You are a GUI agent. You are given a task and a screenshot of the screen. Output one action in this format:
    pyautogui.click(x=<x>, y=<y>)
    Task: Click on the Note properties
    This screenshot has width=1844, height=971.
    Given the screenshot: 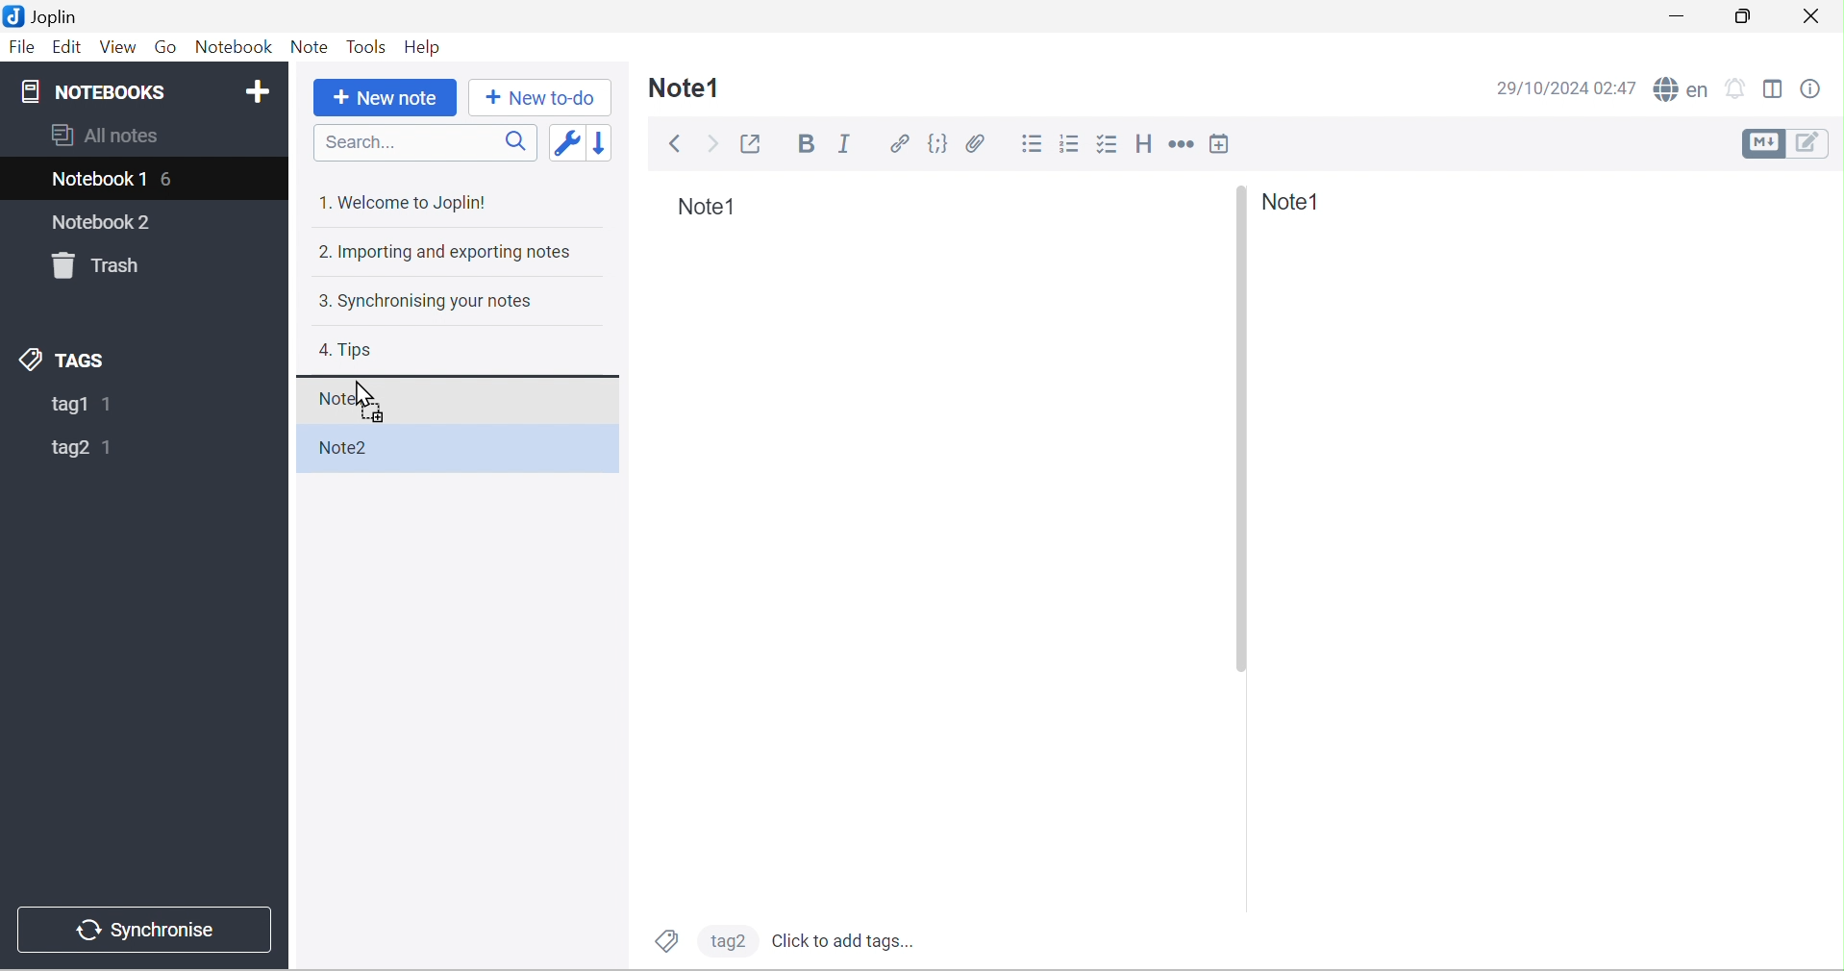 What is the action you would take?
    pyautogui.click(x=1809, y=88)
    